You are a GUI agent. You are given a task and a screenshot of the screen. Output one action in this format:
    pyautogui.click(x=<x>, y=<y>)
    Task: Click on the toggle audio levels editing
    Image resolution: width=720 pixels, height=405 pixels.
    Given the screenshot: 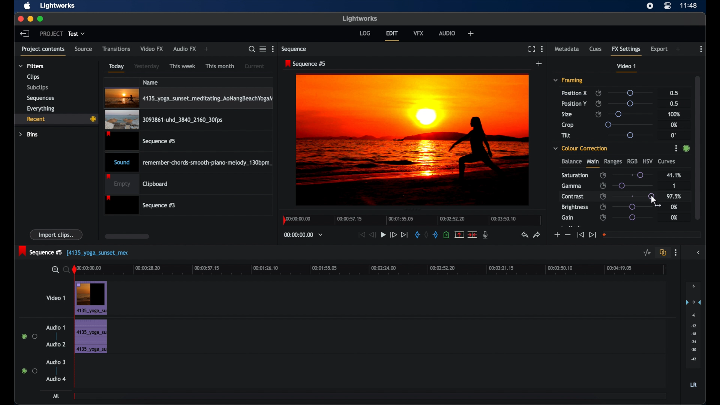 What is the action you would take?
    pyautogui.click(x=646, y=252)
    